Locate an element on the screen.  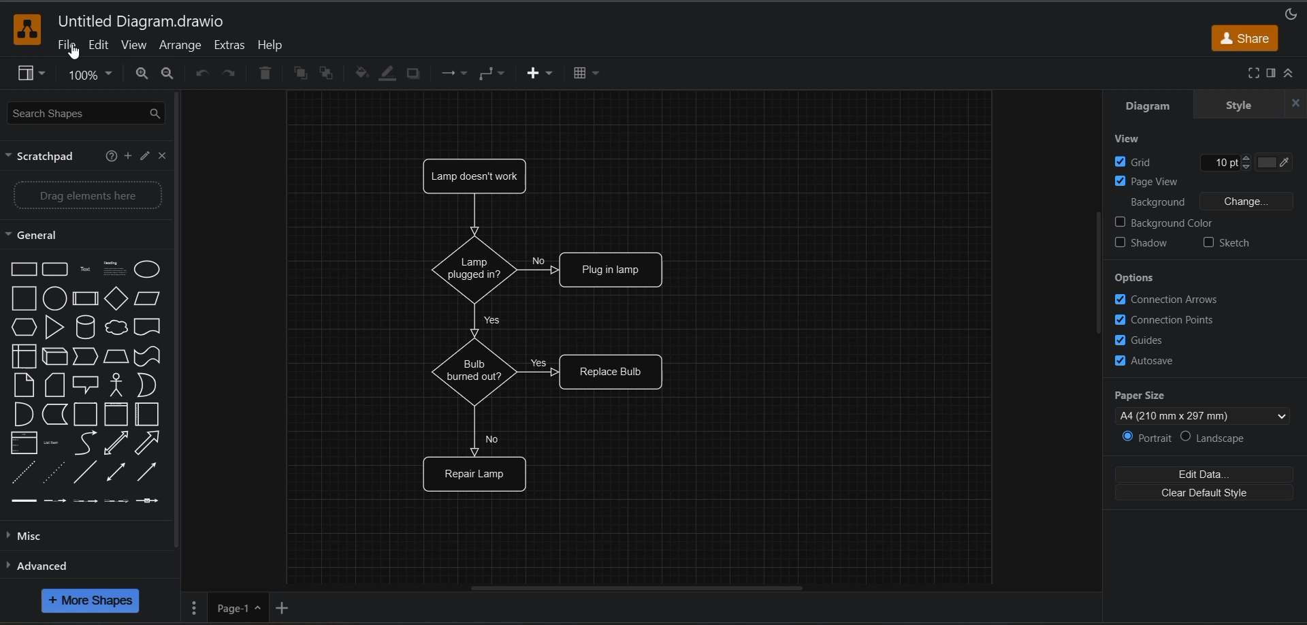
undo is located at coordinates (199, 74).